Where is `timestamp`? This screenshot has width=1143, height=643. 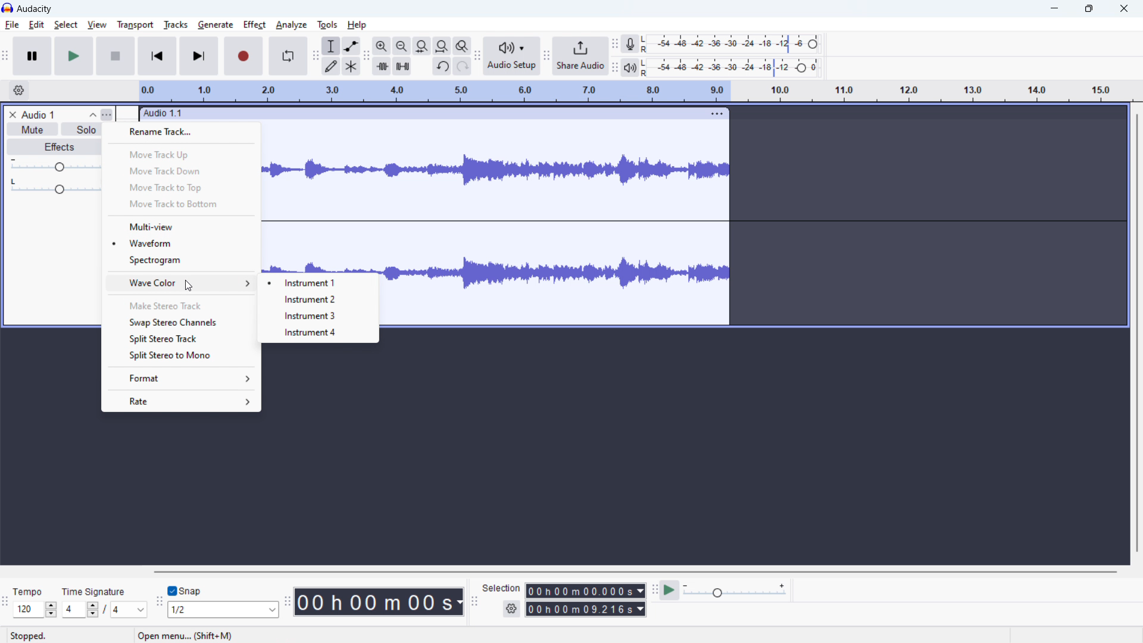
timestamp is located at coordinates (379, 601).